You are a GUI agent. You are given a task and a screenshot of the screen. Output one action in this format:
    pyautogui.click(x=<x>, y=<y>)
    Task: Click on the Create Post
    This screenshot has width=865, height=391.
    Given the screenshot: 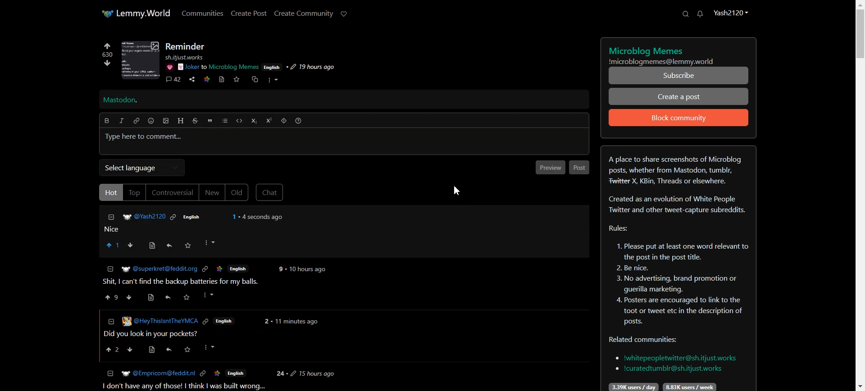 What is the action you would take?
    pyautogui.click(x=248, y=13)
    